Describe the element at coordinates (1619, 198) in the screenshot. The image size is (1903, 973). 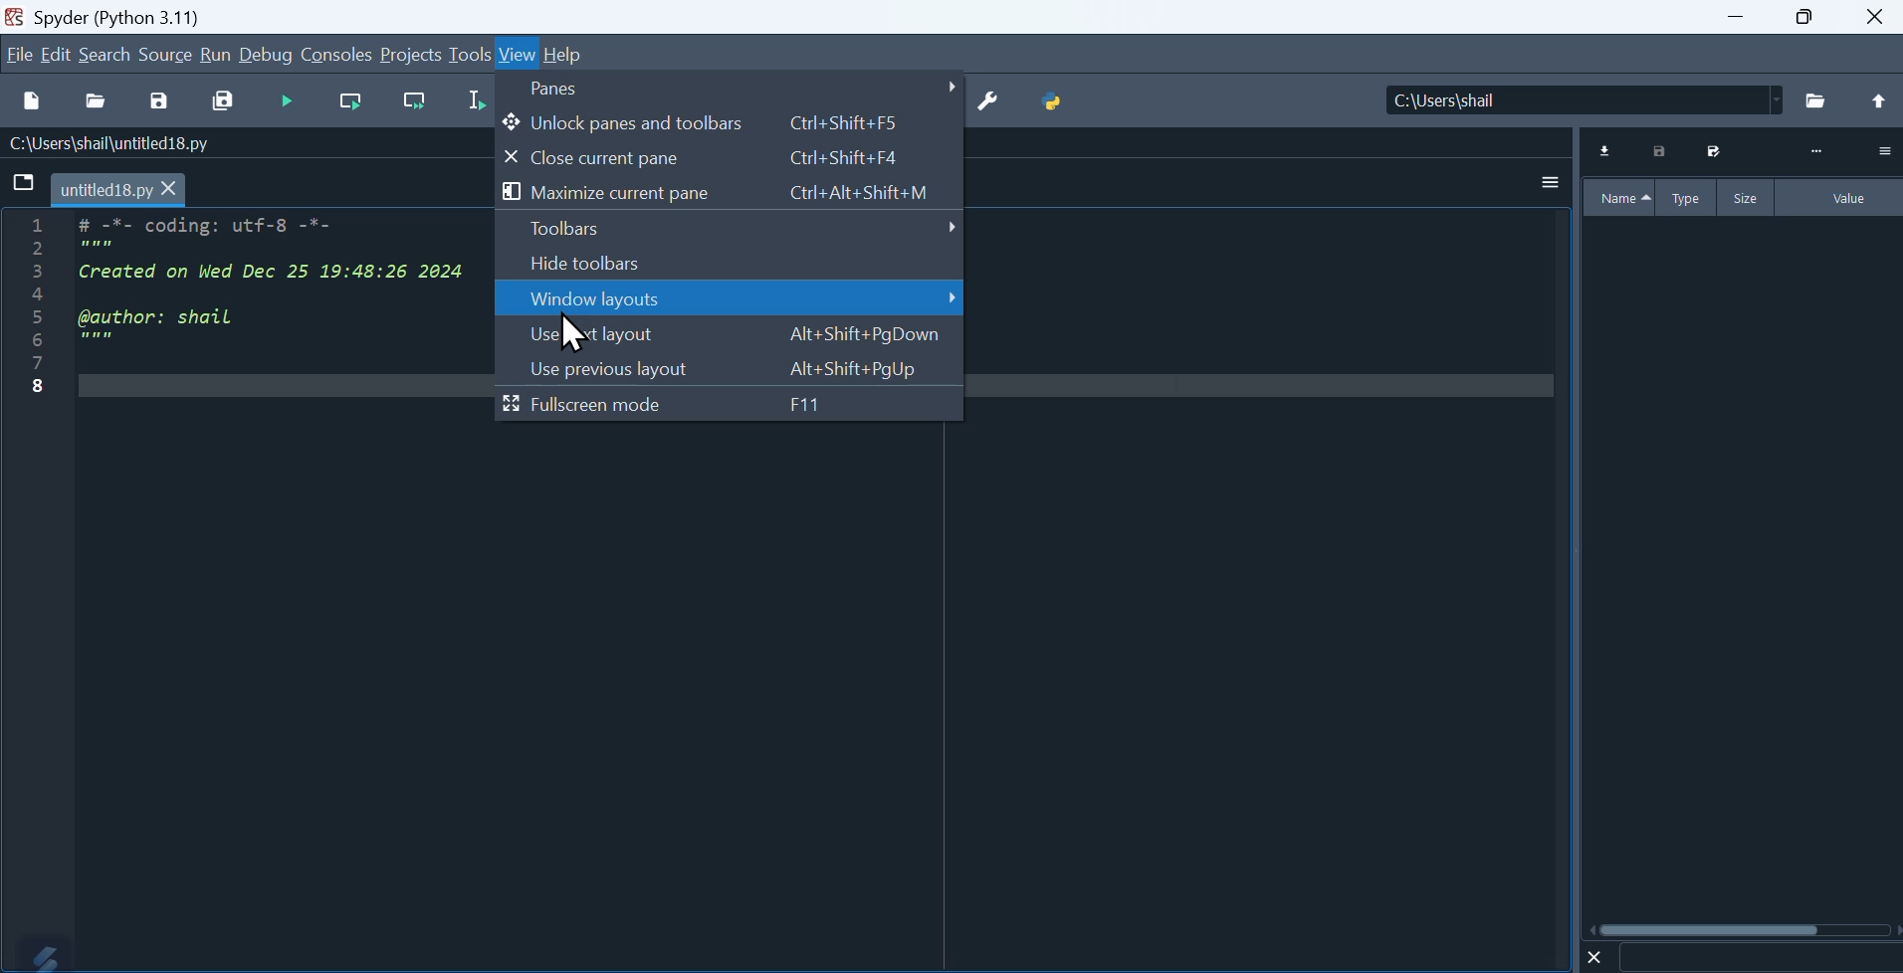
I see `Name` at that location.